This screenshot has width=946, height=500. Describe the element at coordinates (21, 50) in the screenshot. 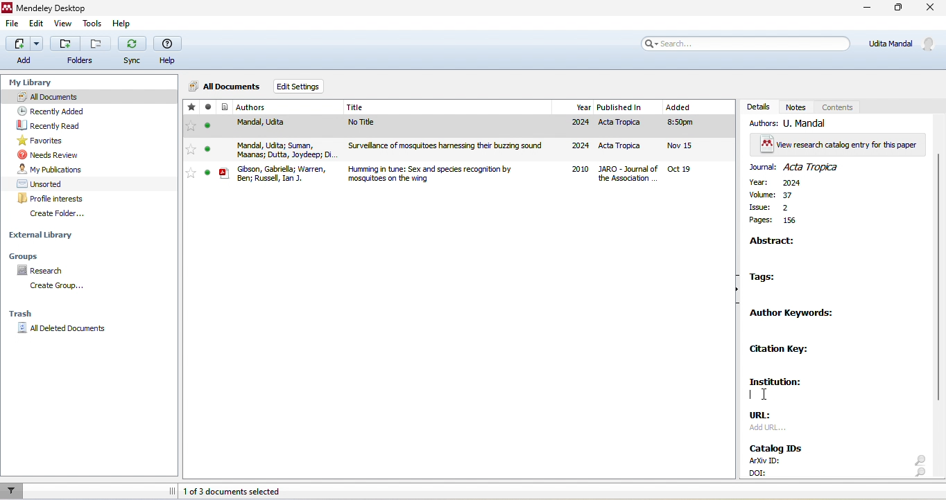

I see `add` at that location.